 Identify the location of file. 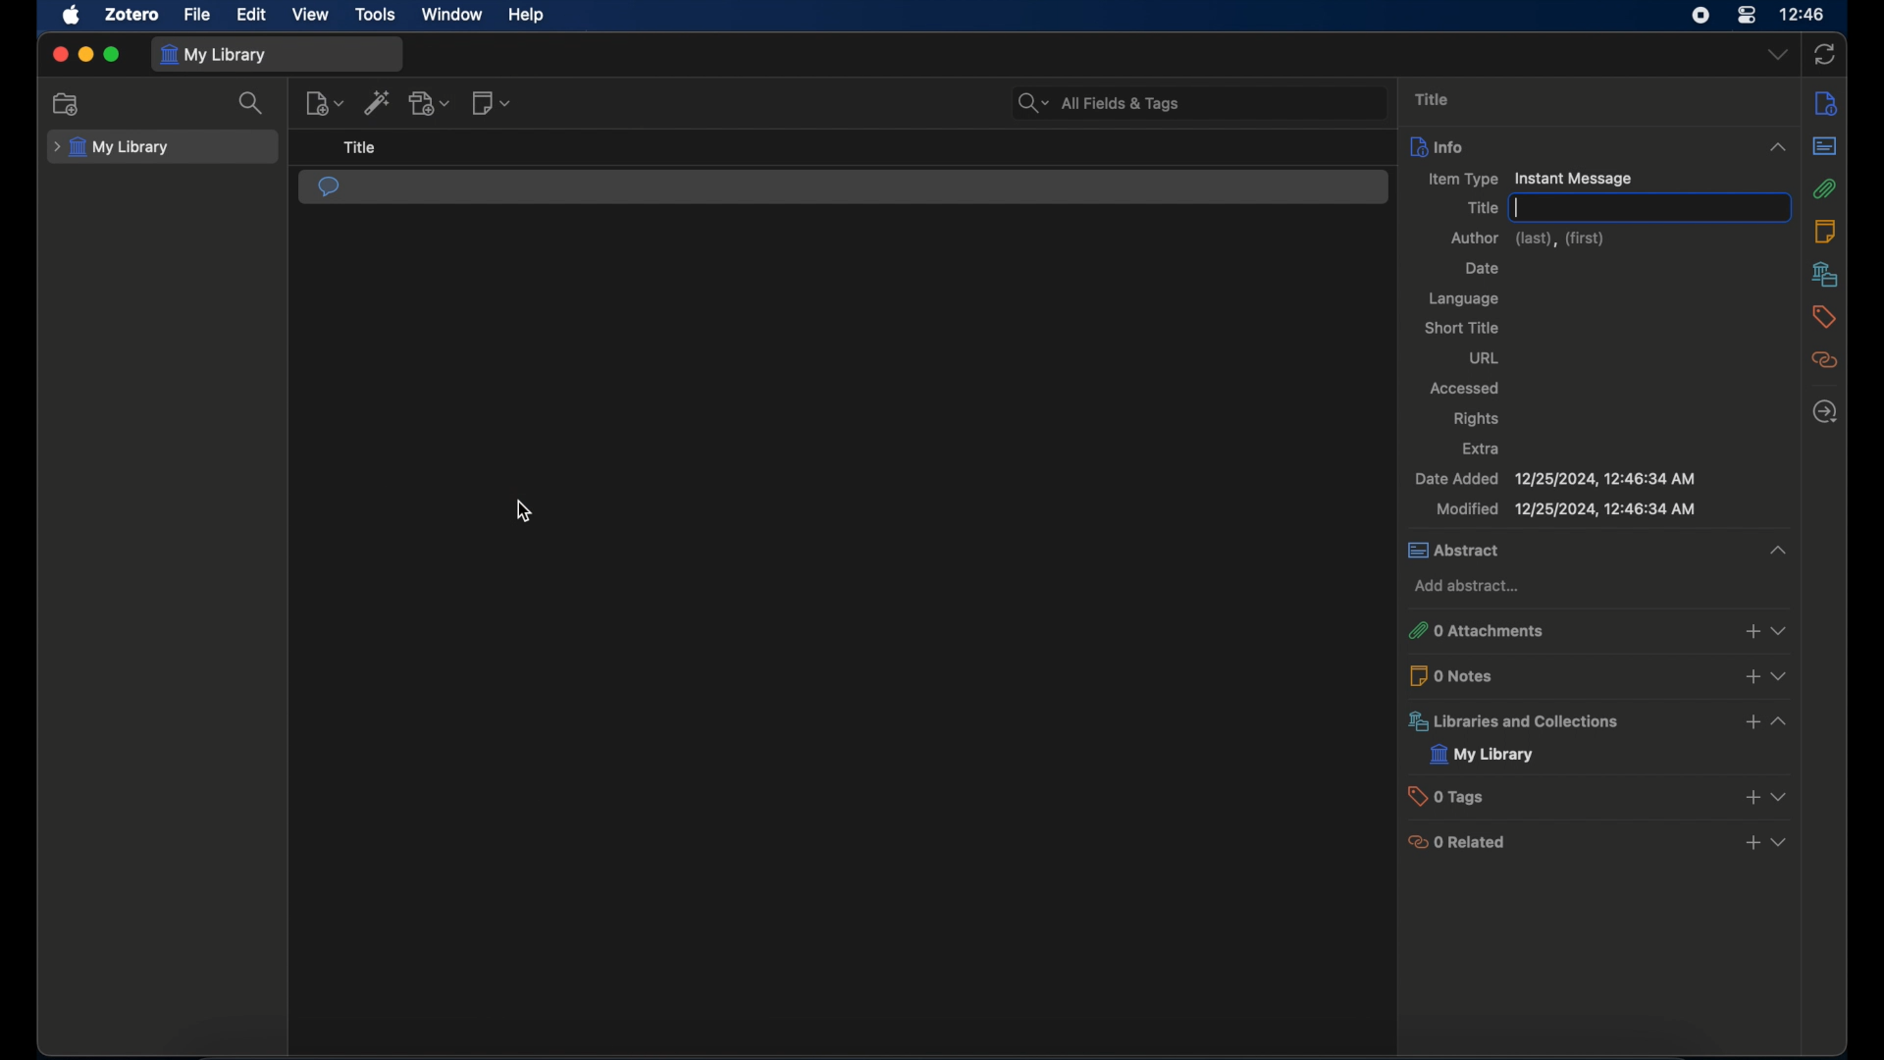
(198, 15).